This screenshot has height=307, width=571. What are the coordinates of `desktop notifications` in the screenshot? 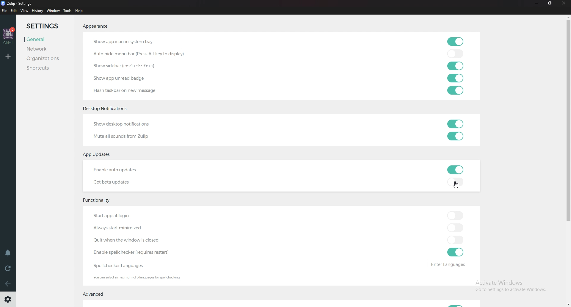 It's located at (109, 108).